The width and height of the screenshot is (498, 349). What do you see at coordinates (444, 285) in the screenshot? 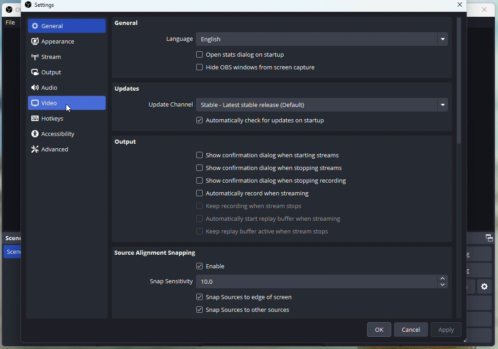
I see `Decrease` at bounding box center [444, 285].